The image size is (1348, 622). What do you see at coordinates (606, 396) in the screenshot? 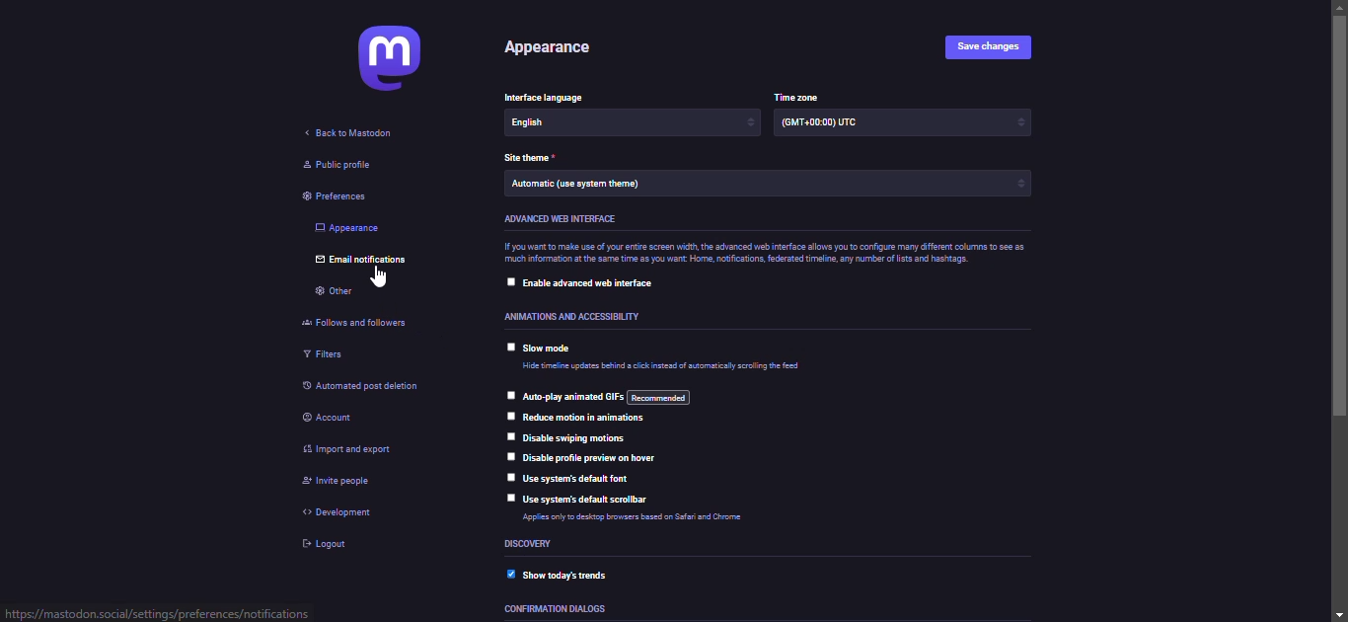
I see `auto play animated gif's` at bounding box center [606, 396].